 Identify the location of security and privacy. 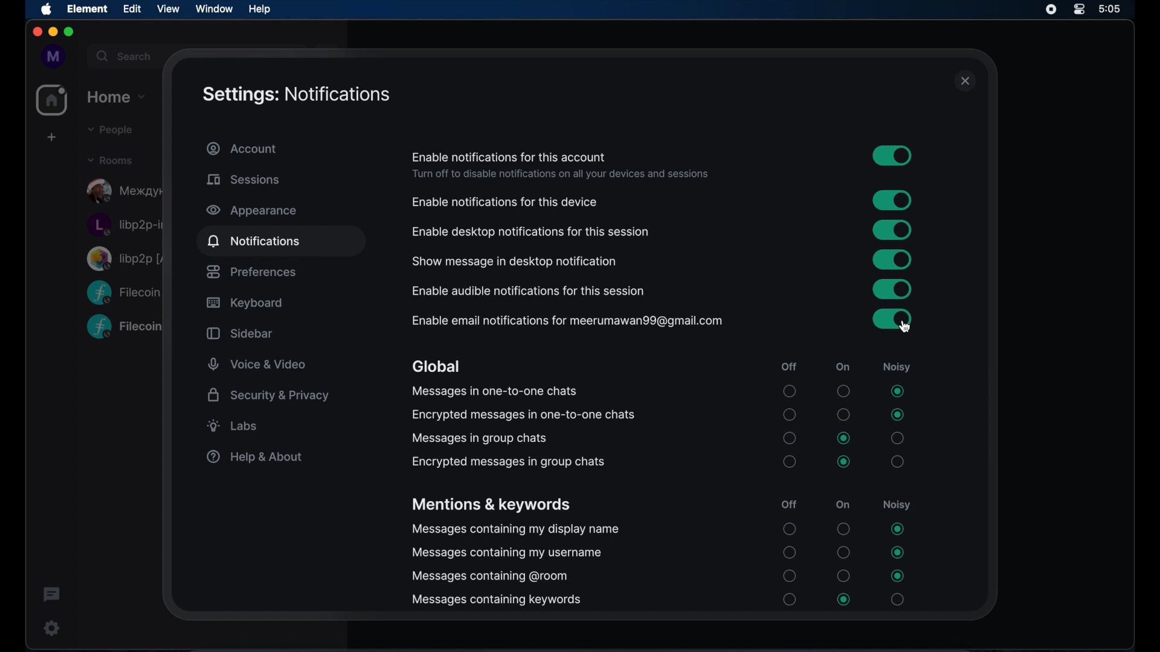
(268, 395).